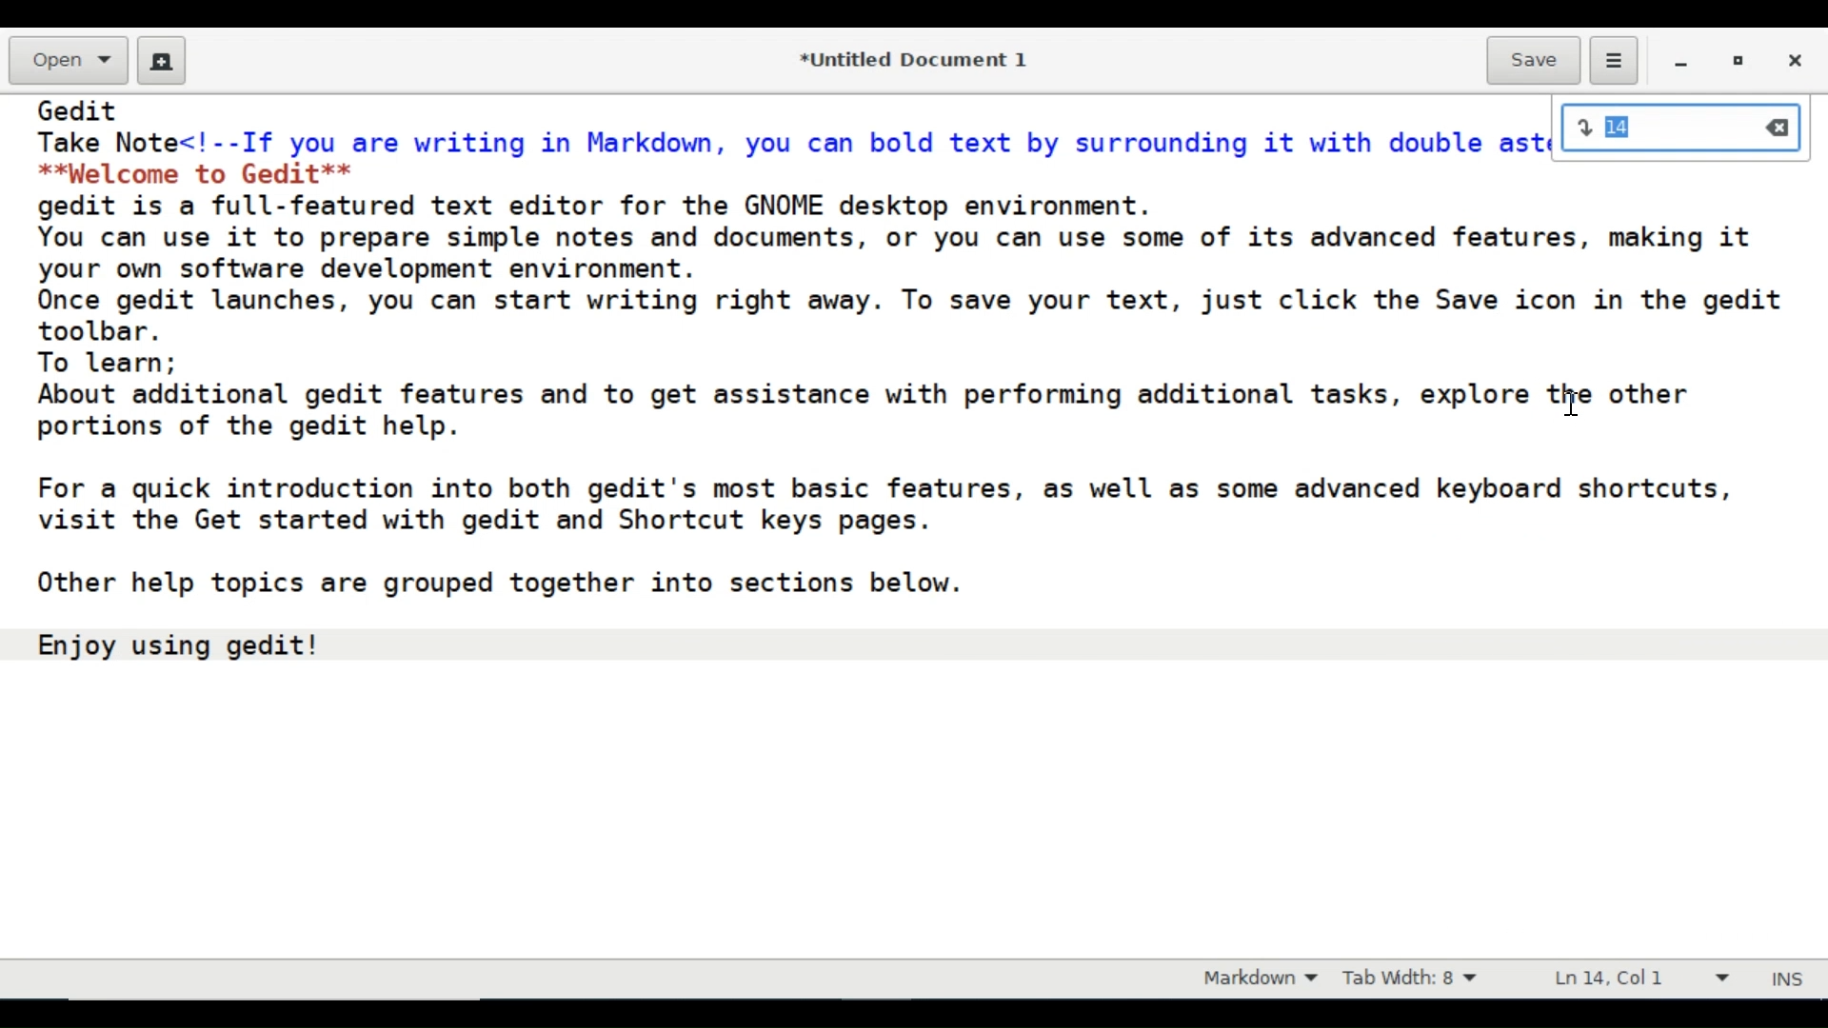 The height and width of the screenshot is (1028, 1828). What do you see at coordinates (1780, 128) in the screenshot?
I see `clear input value` at bounding box center [1780, 128].